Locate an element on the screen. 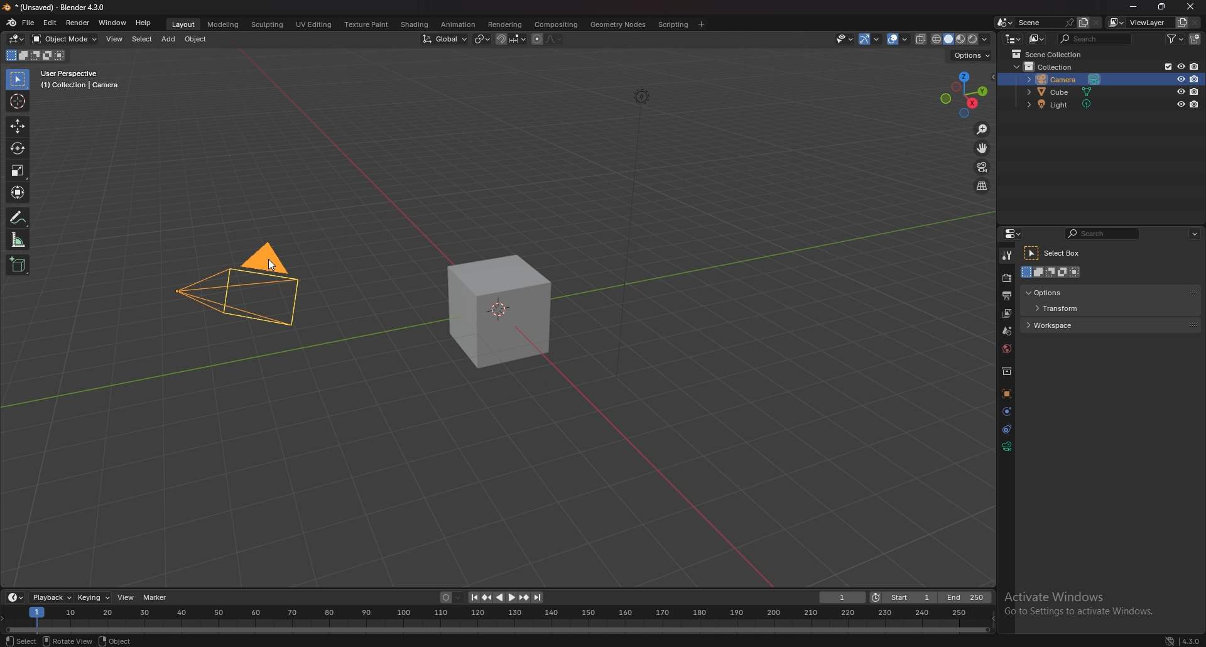 This screenshot has width=1206, height=647. move is located at coordinates (982, 148).